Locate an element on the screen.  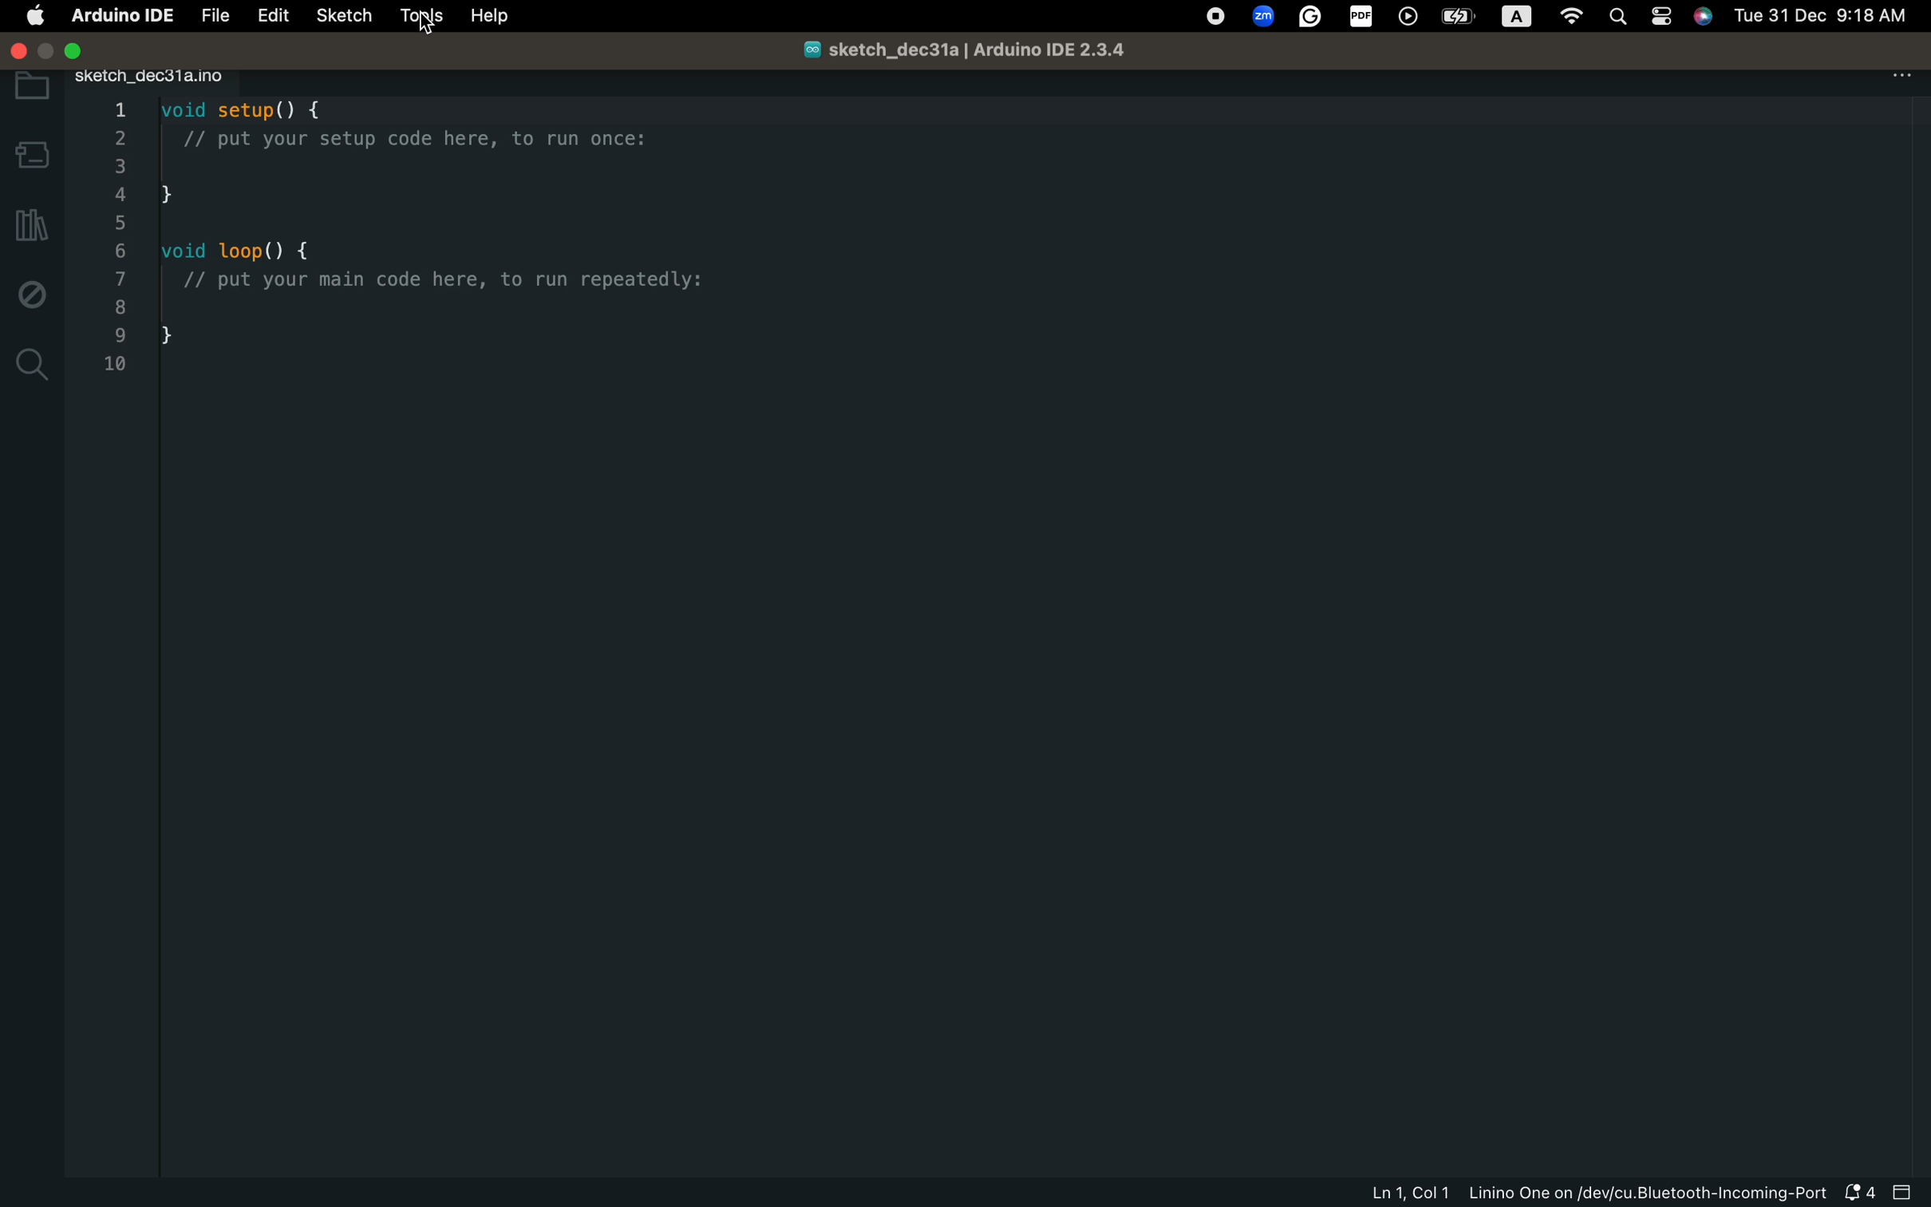
tools is located at coordinates (416, 17).